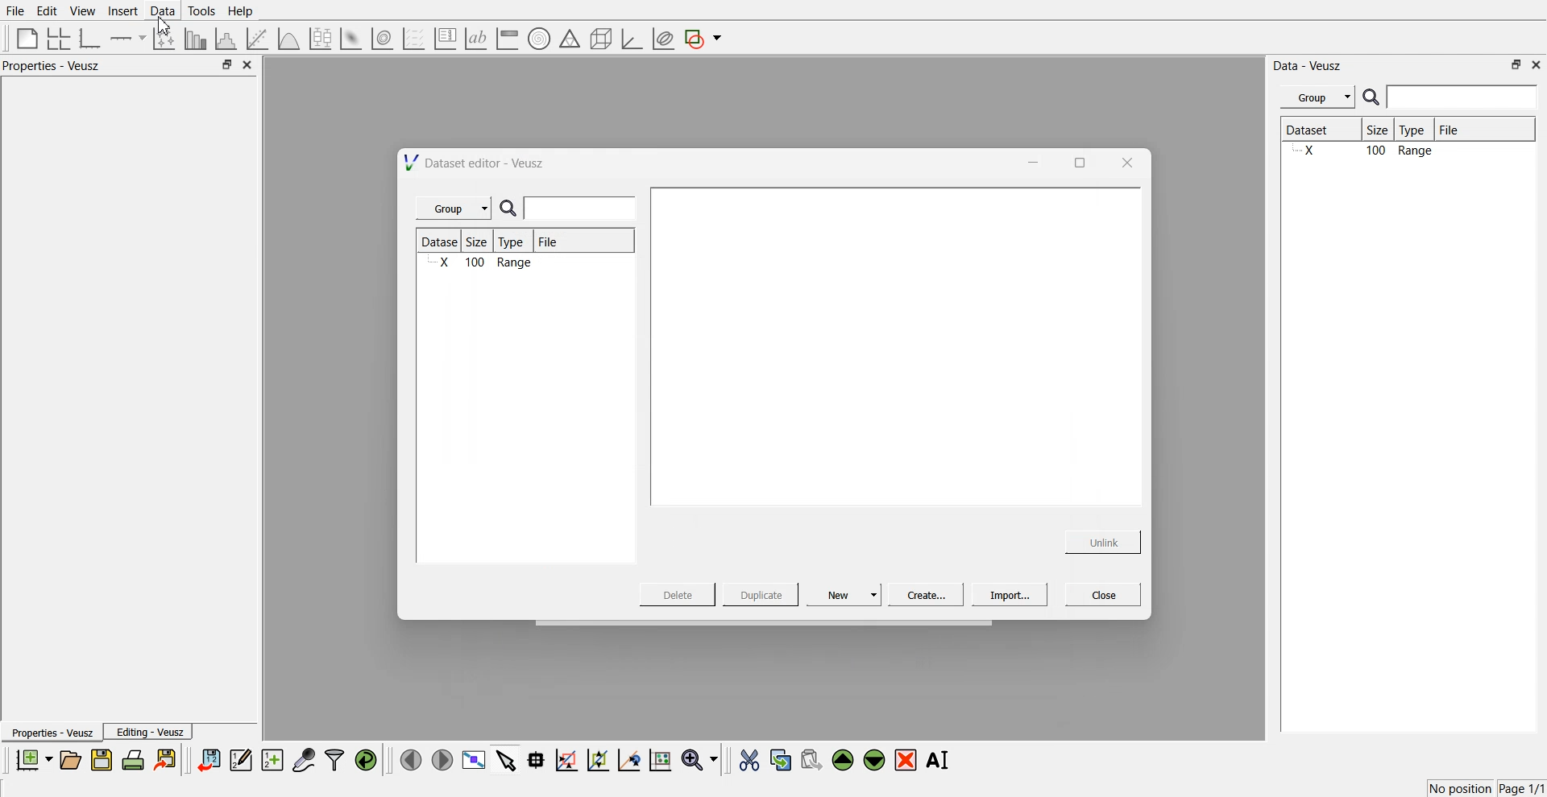 This screenshot has width=1547, height=797. I want to click on Dataset, so click(1320, 131).